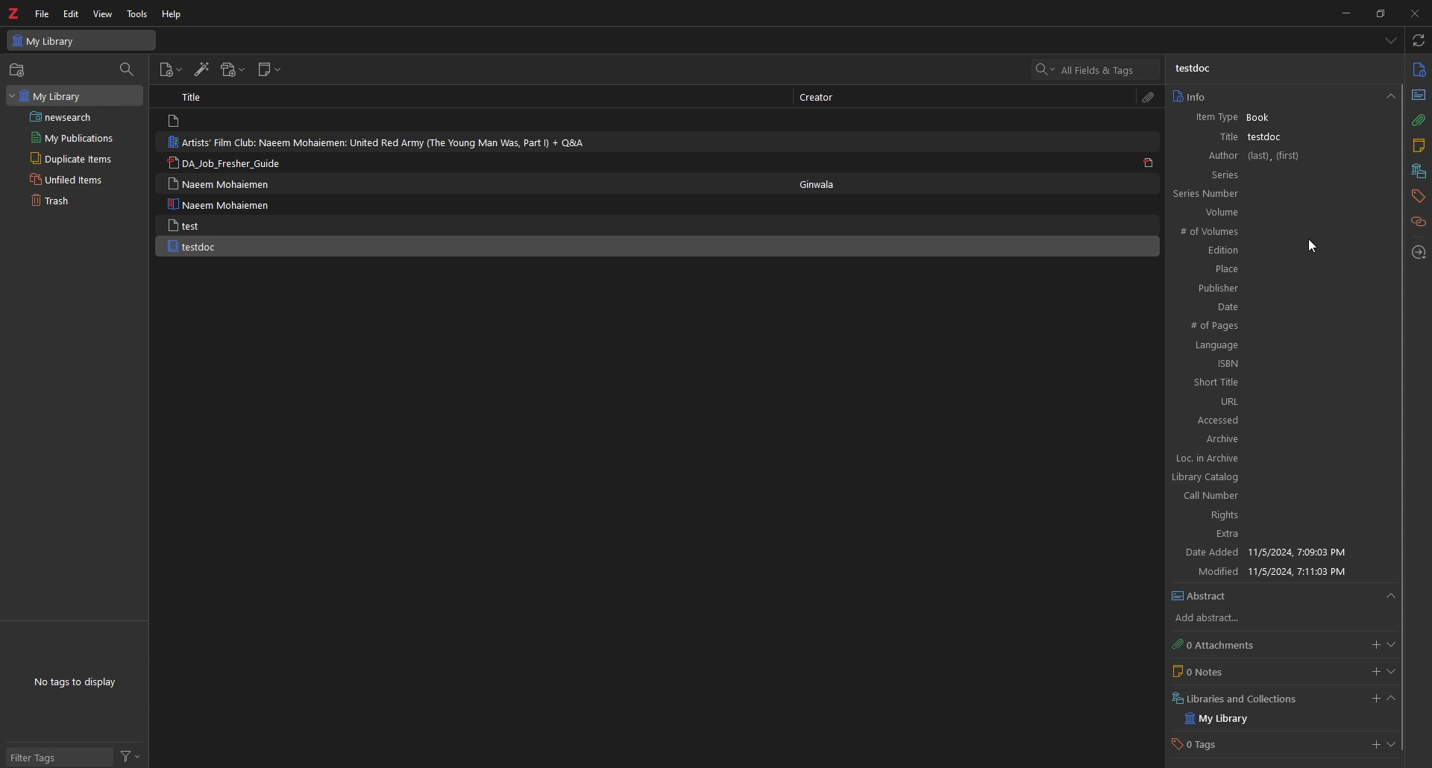 Image resolution: width=1432 pixels, height=768 pixels. What do you see at coordinates (1393, 644) in the screenshot?
I see `collapse` at bounding box center [1393, 644].